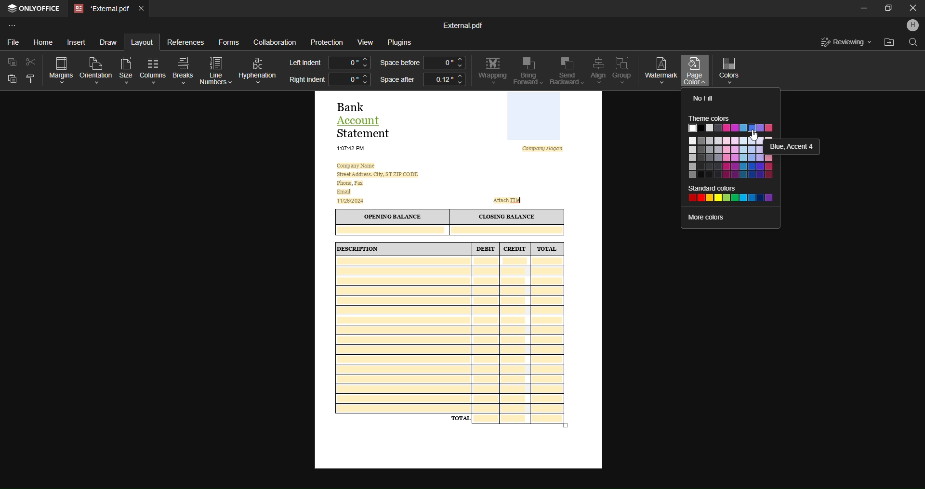  What do you see at coordinates (595, 70) in the screenshot?
I see `Align` at bounding box center [595, 70].